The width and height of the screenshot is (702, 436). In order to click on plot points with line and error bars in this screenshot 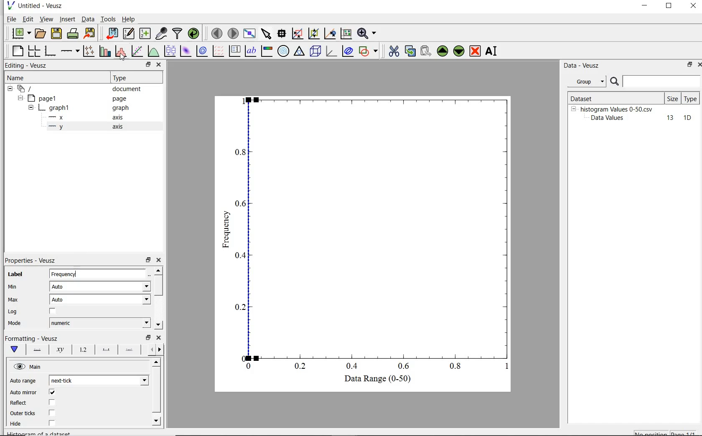, I will do `click(89, 51)`.